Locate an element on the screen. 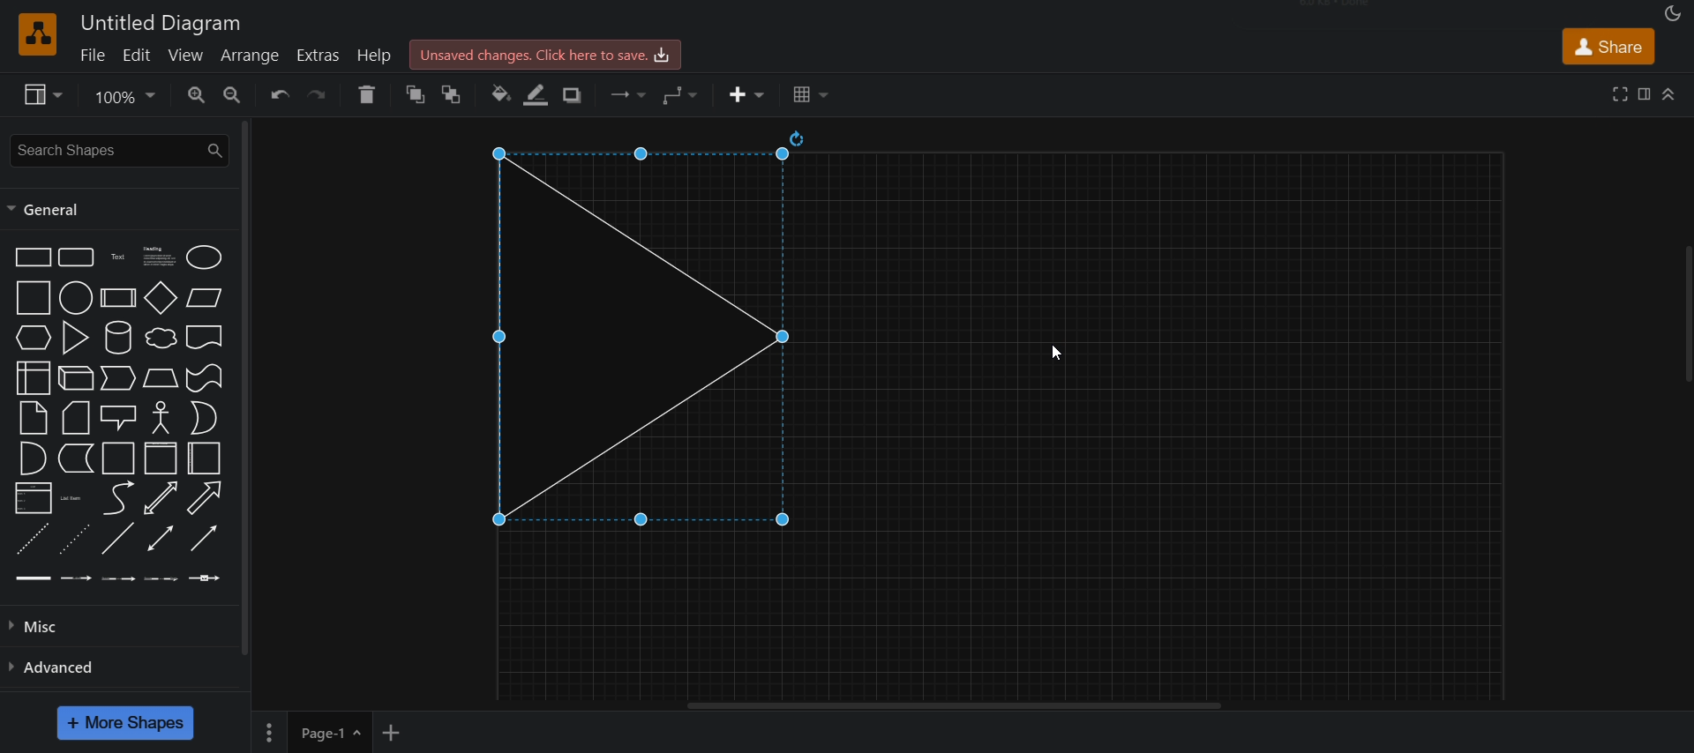 The image size is (1694, 753). share is located at coordinates (1607, 46).